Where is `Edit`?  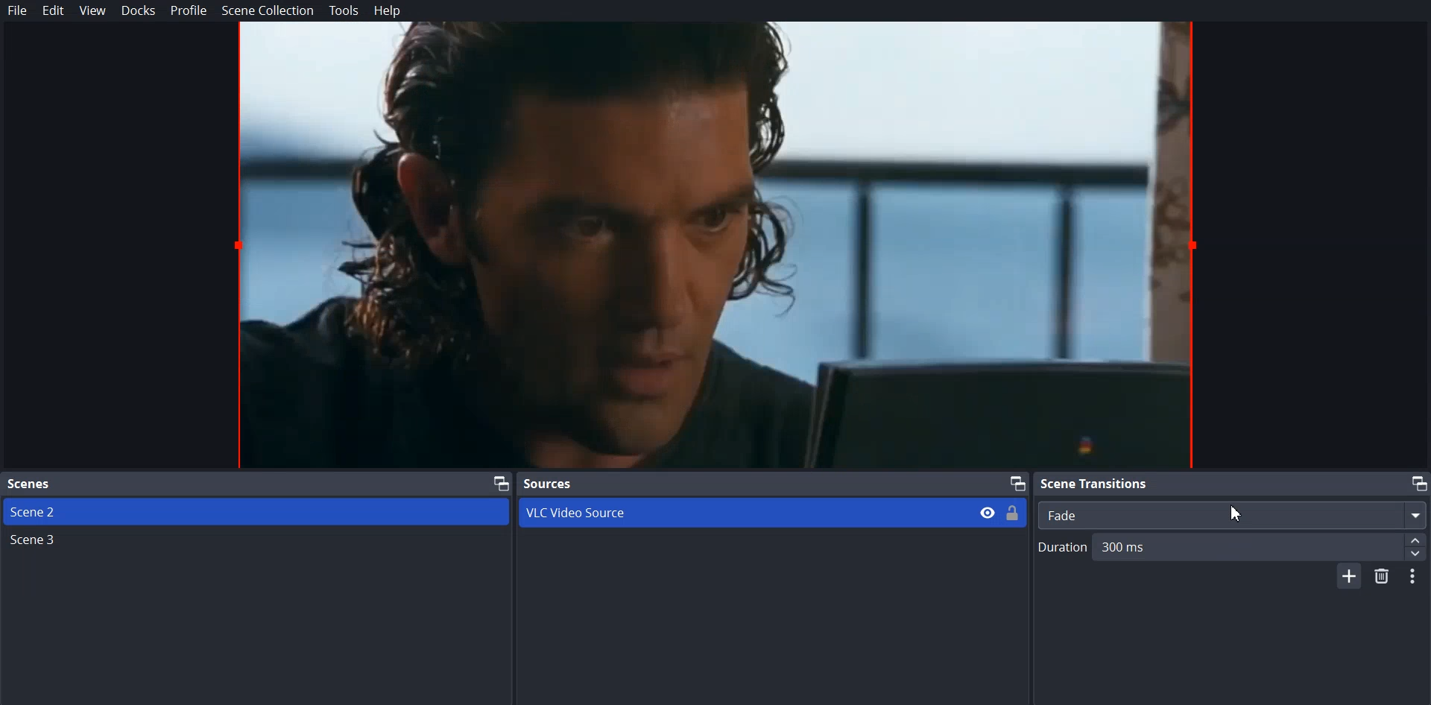 Edit is located at coordinates (54, 11).